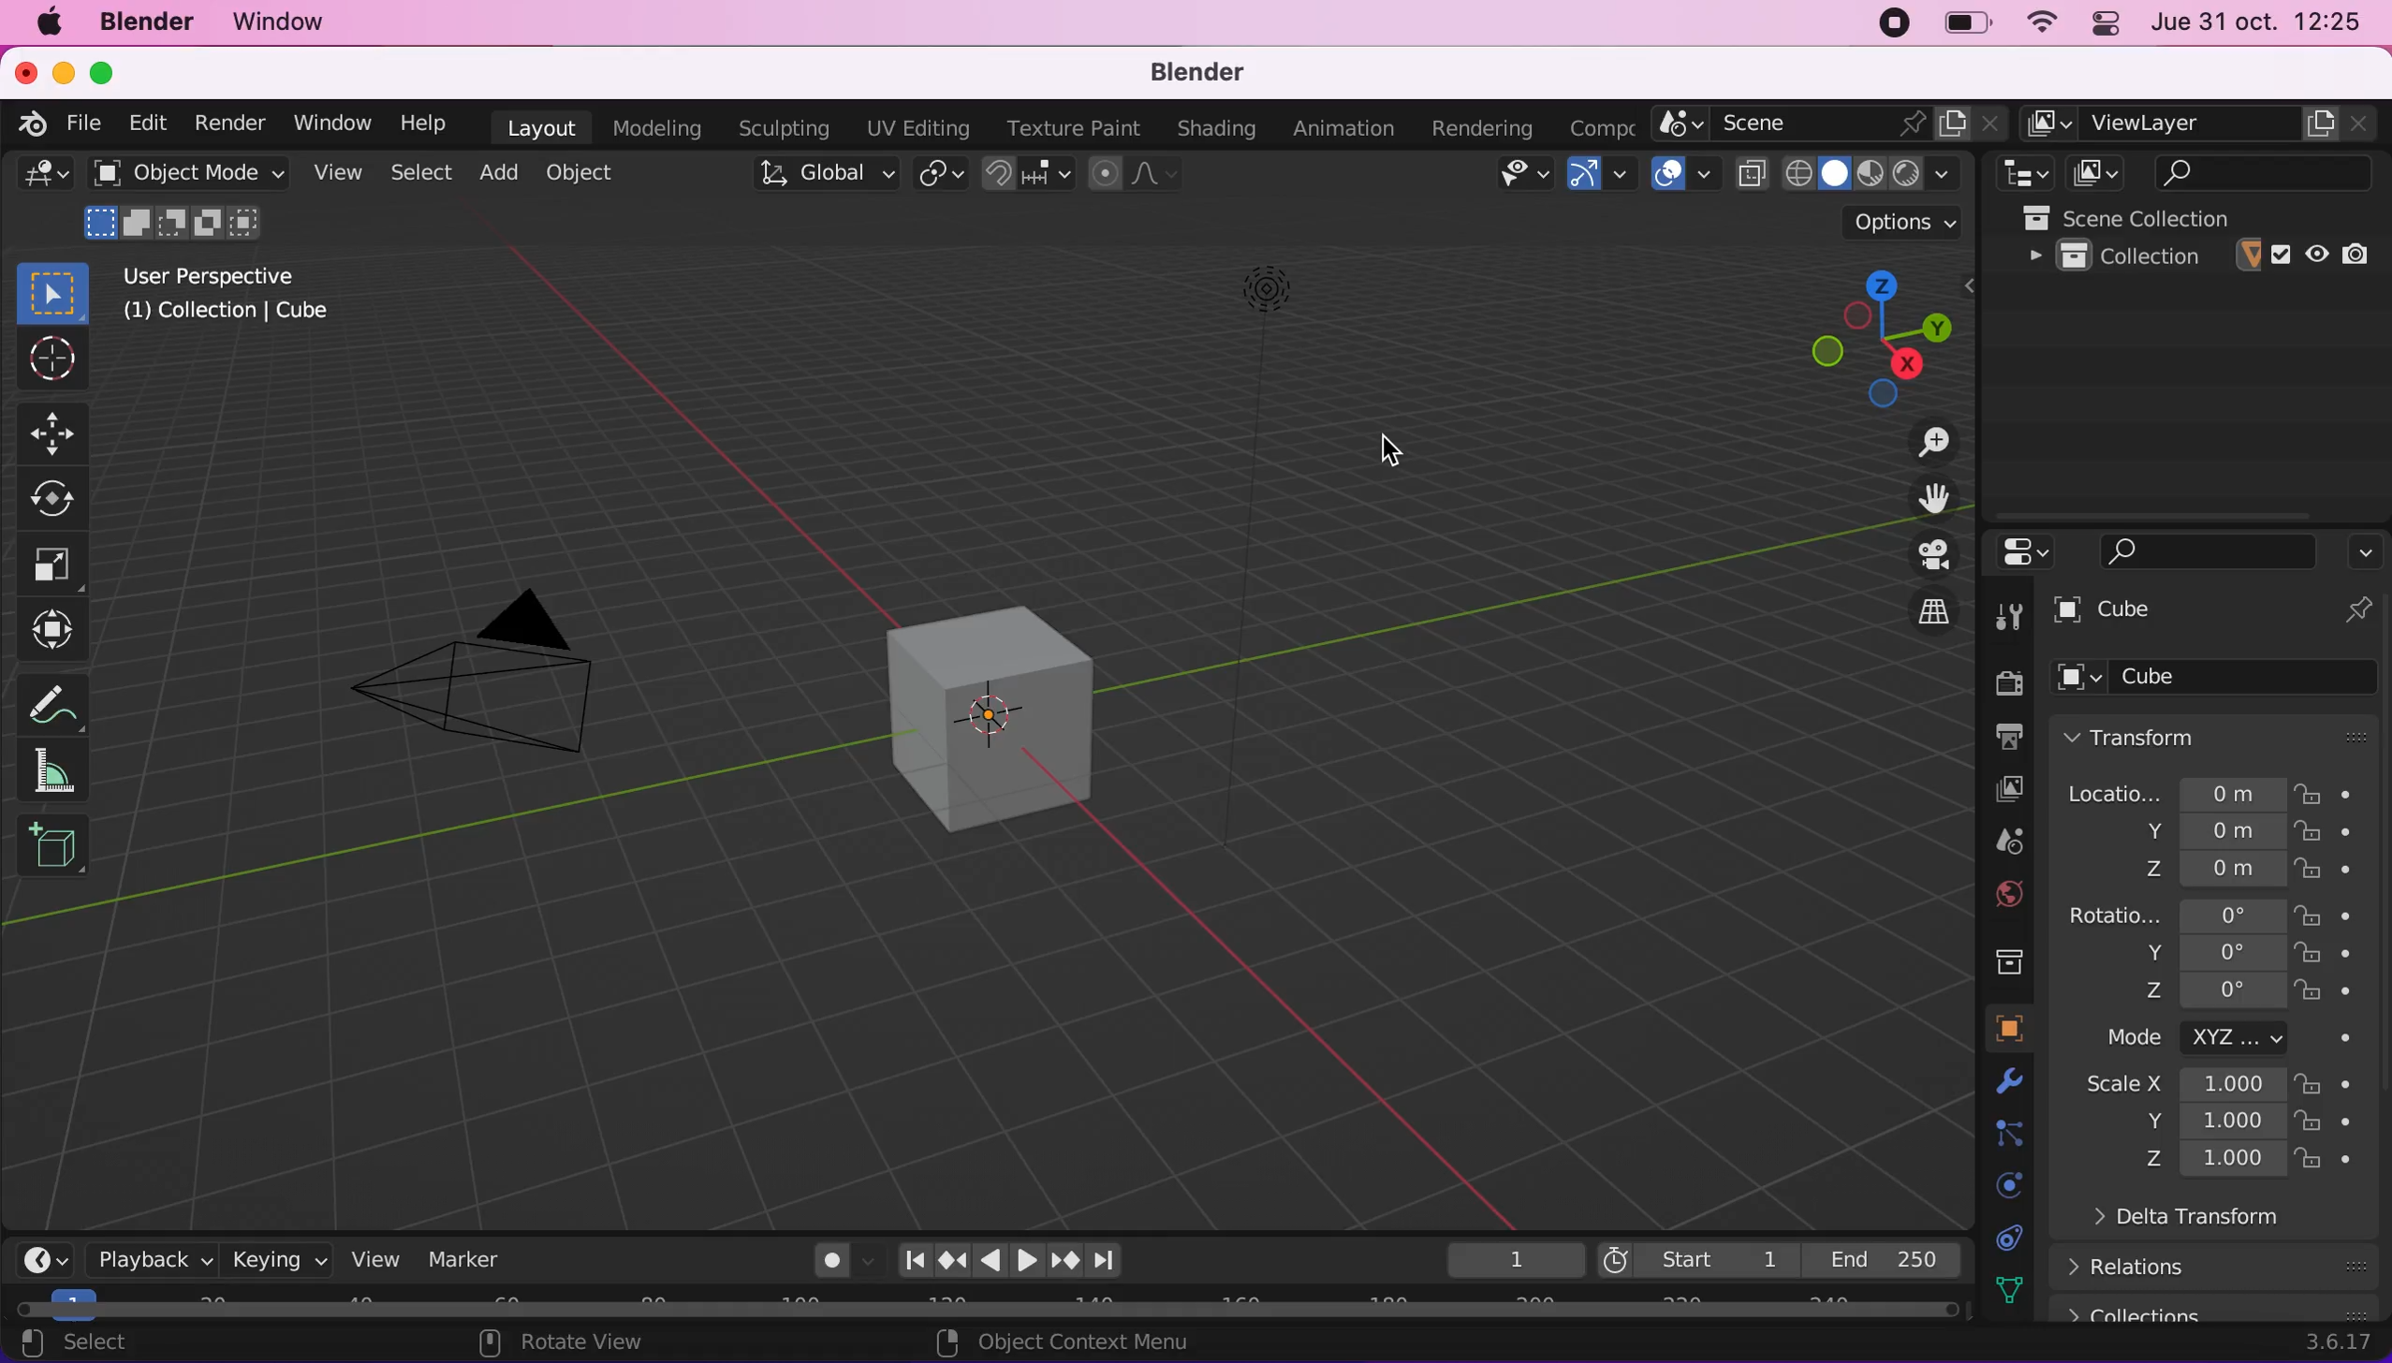 The height and width of the screenshot is (1363, 2392). Describe the element at coordinates (1601, 174) in the screenshot. I see `gizmos` at that location.